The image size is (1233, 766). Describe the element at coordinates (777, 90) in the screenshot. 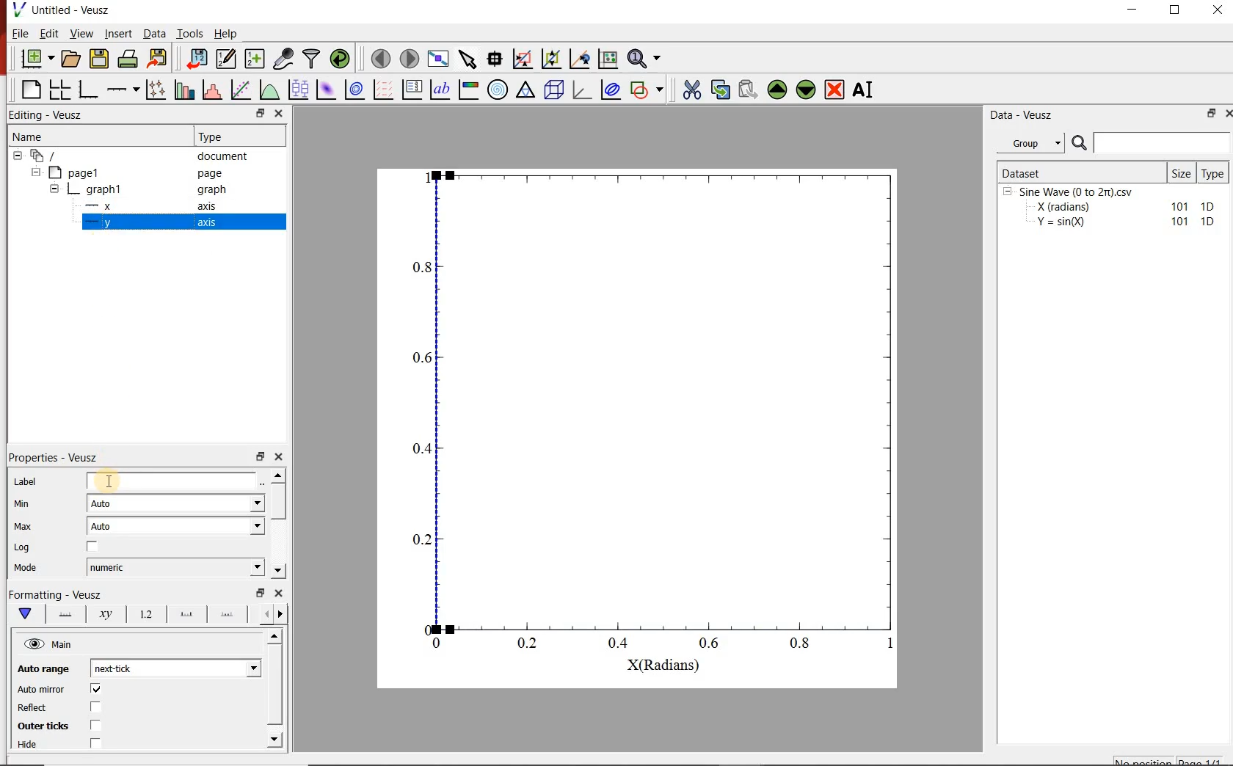

I see `move up` at that location.